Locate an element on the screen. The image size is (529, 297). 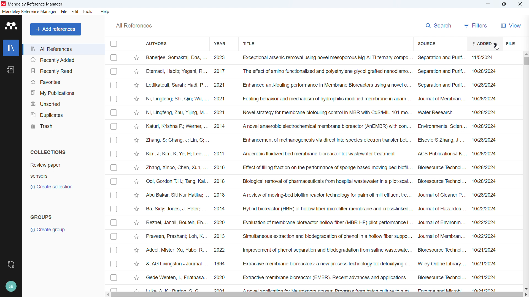
All references  is located at coordinates (134, 25).